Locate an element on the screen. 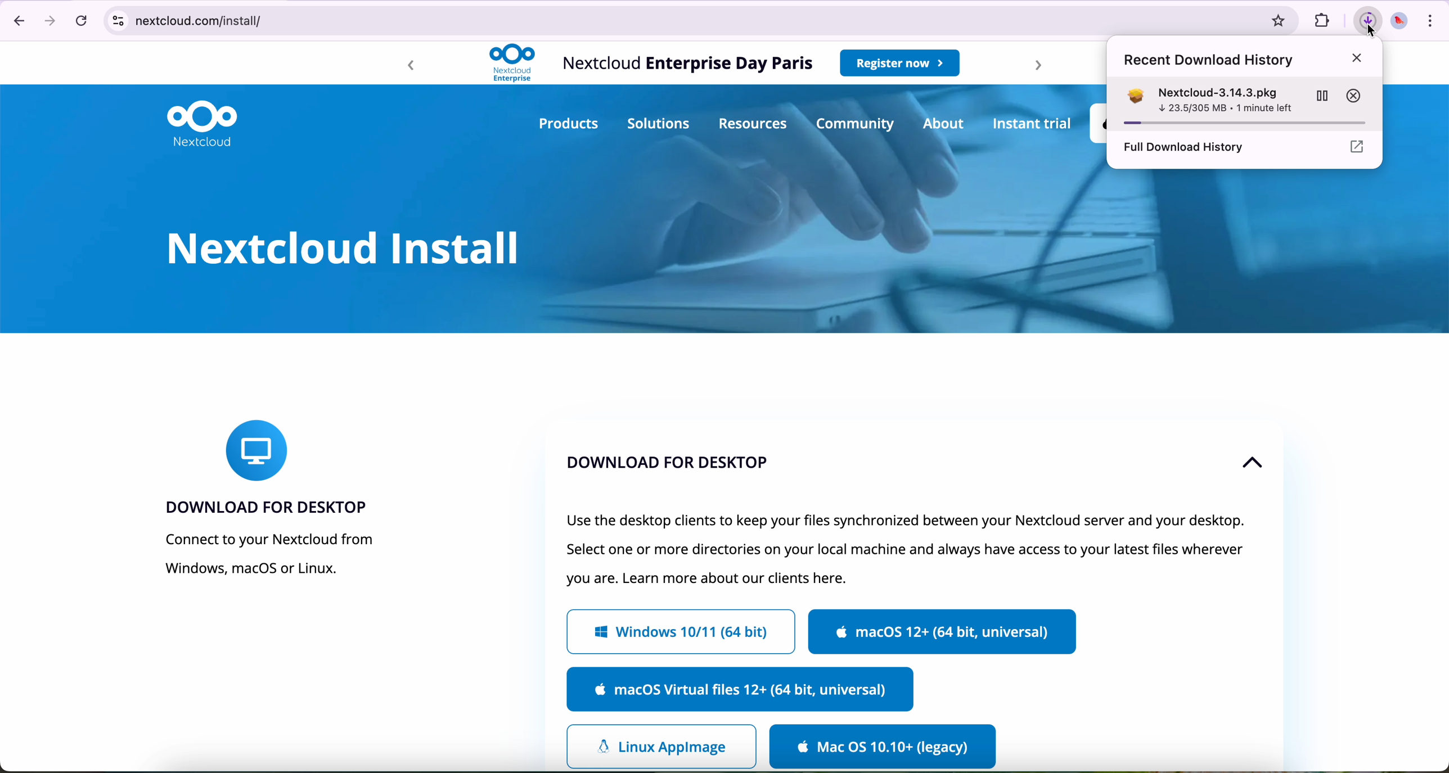 The width and height of the screenshot is (1449, 773). register now button is located at coordinates (900, 62).